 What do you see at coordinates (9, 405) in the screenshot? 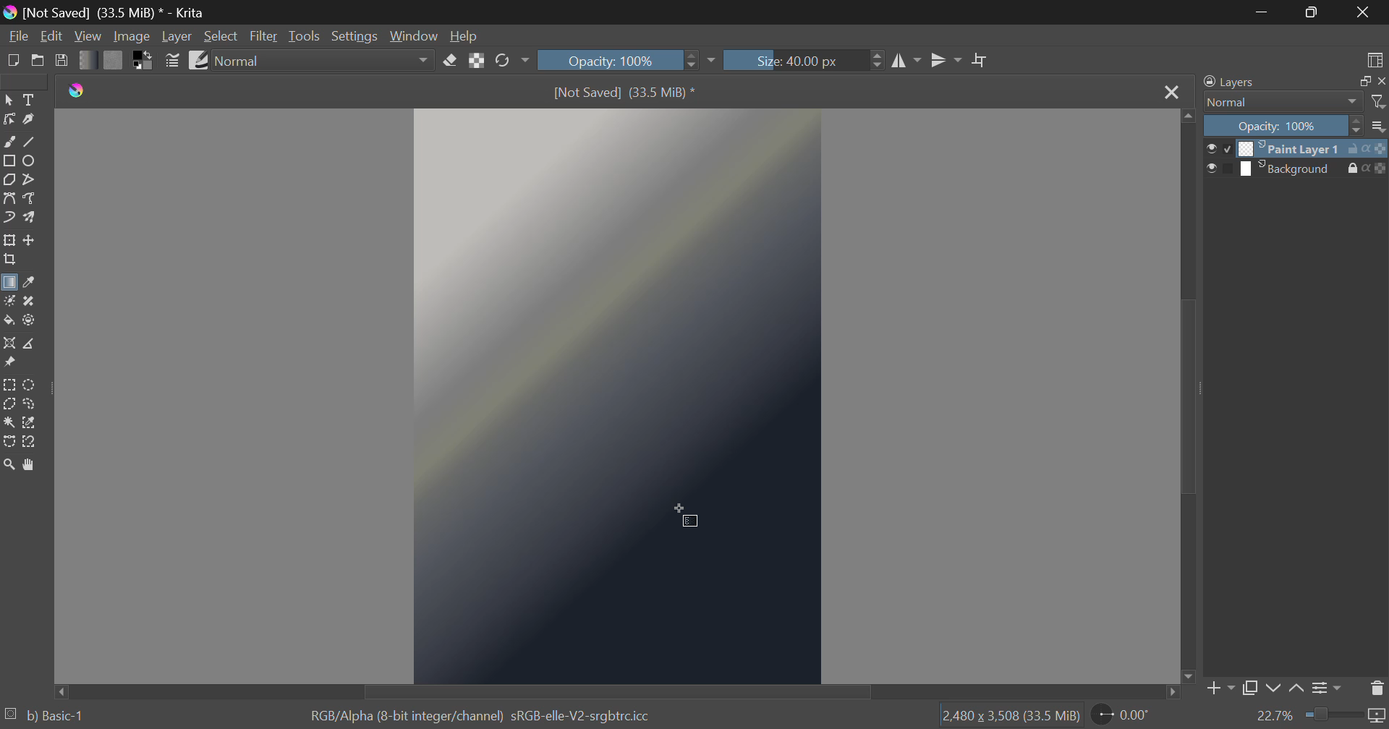
I see `Polygon Selection` at bounding box center [9, 405].